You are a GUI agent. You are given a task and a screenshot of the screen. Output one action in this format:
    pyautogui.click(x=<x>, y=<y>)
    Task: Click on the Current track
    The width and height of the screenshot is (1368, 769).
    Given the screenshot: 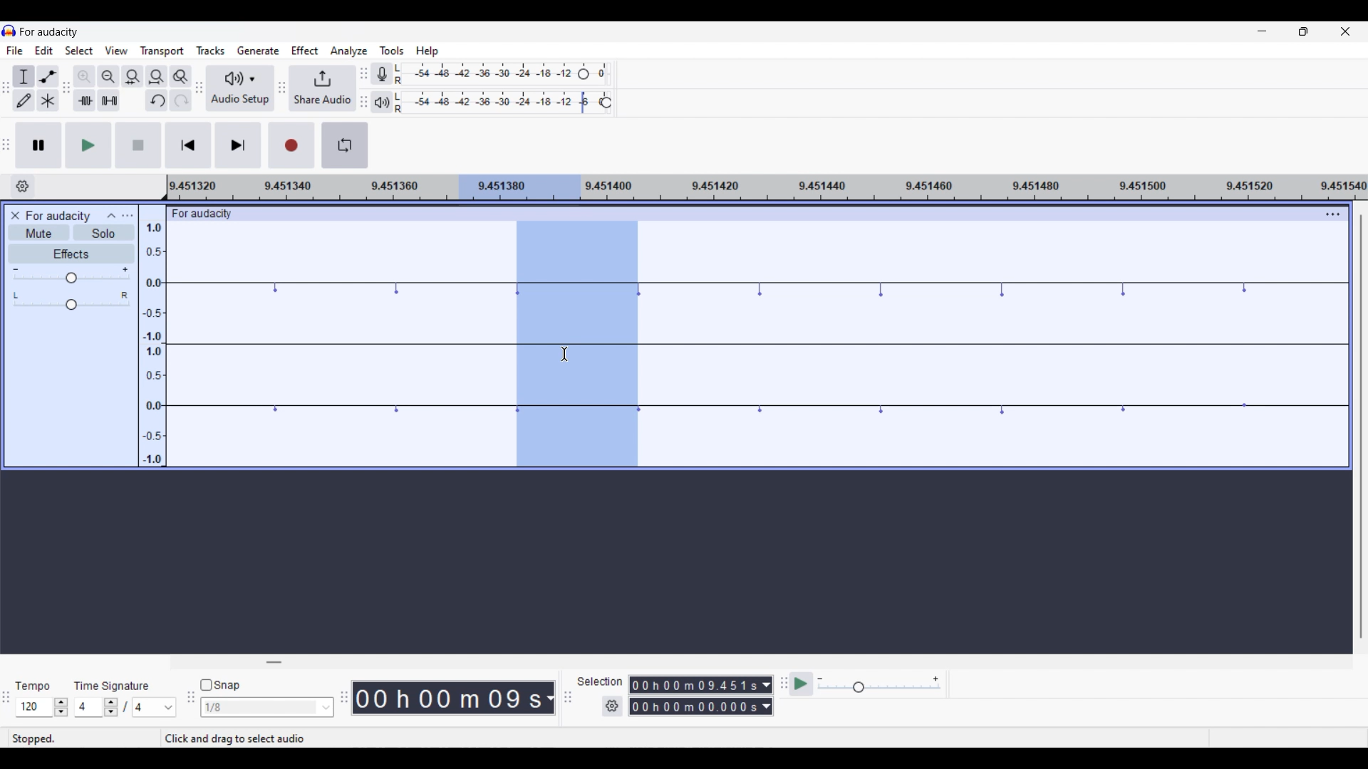 What is the action you would take?
    pyautogui.click(x=339, y=344)
    